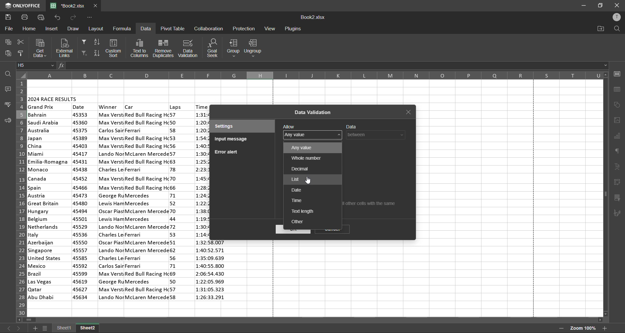 The image size is (625, 333). I want to click on layout, so click(97, 29).